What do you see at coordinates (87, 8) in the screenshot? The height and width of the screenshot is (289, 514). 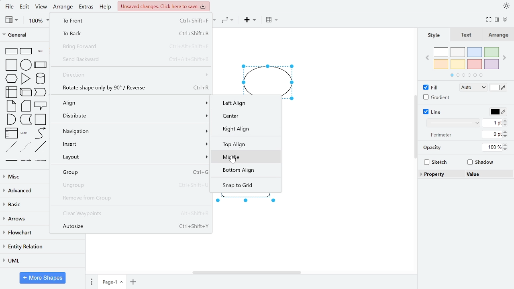 I see `extras` at bounding box center [87, 8].